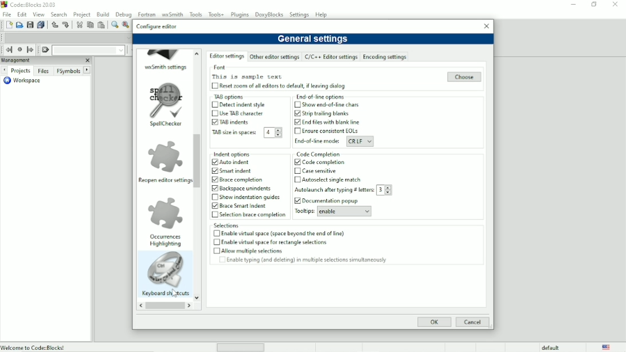 The height and width of the screenshot is (352, 626). Describe the element at coordinates (434, 322) in the screenshot. I see `OK` at that location.